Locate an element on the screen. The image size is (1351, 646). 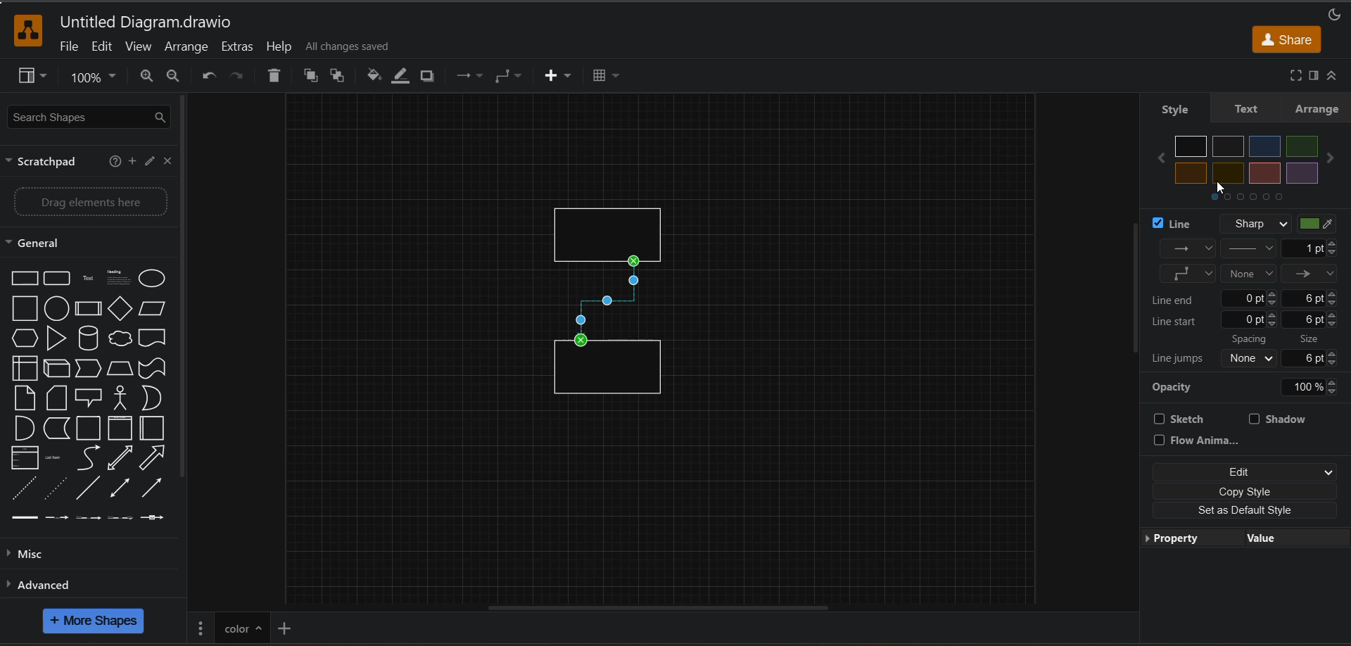
set as default style is located at coordinates (1243, 509).